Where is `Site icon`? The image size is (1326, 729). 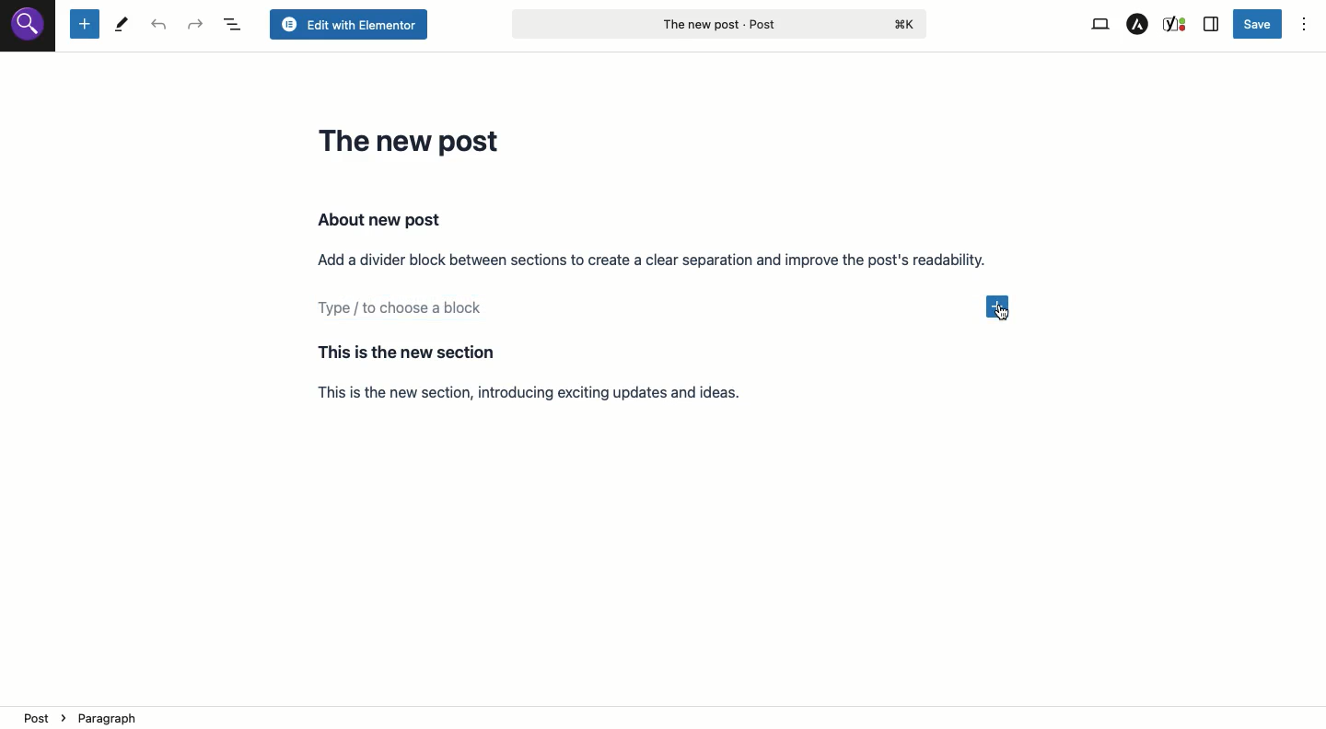 Site icon is located at coordinates (29, 27).